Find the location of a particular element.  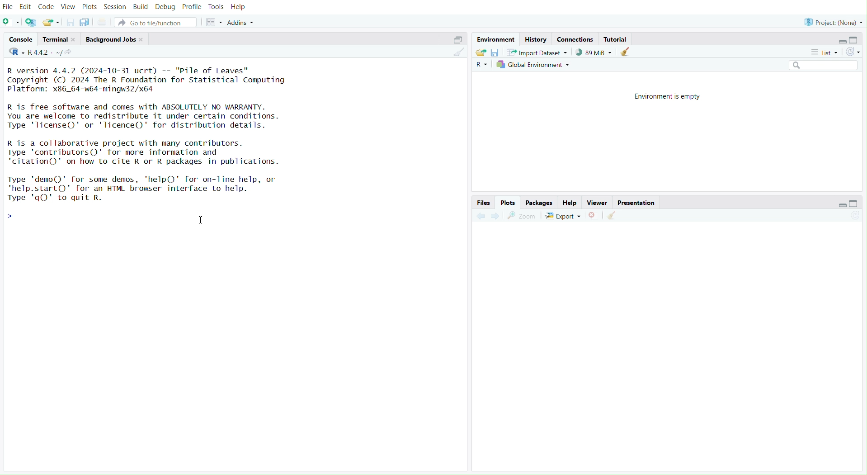

Debug is located at coordinates (164, 7).